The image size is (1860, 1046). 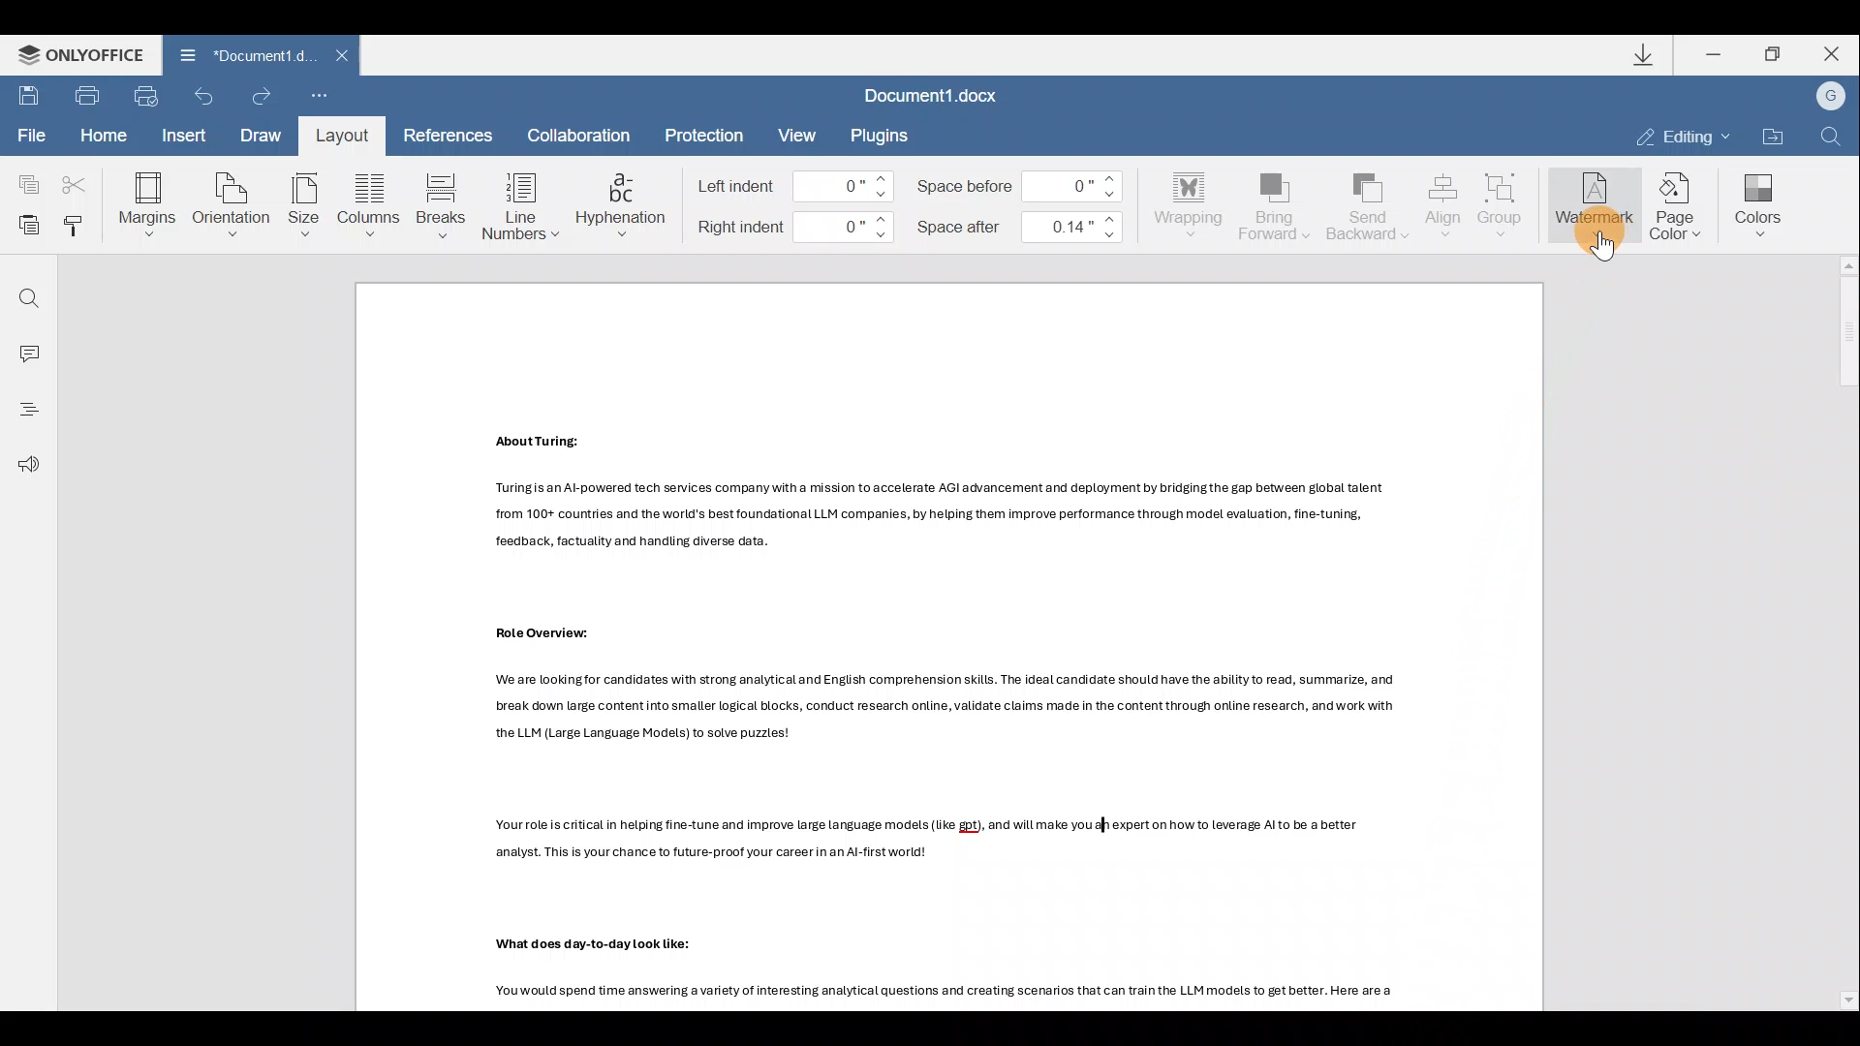 I want to click on Close, so click(x=1829, y=54).